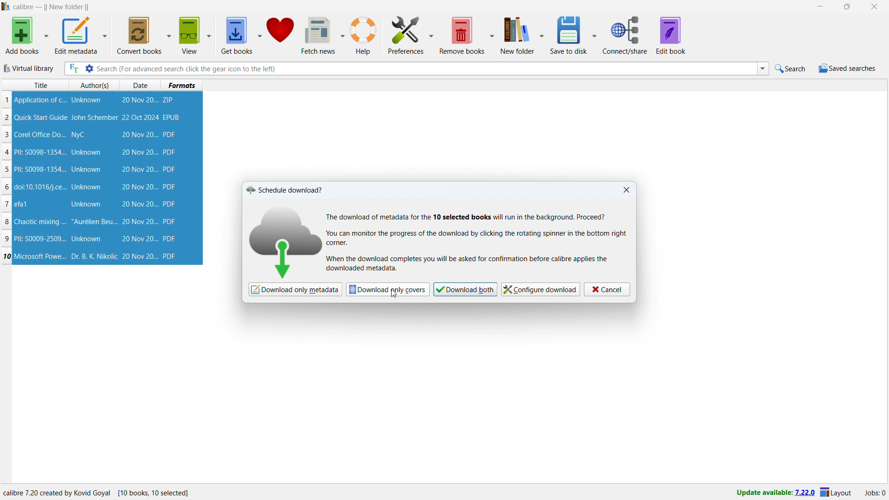  Describe the element at coordinates (626, 190) in the screenshot. I see `close` at that location.